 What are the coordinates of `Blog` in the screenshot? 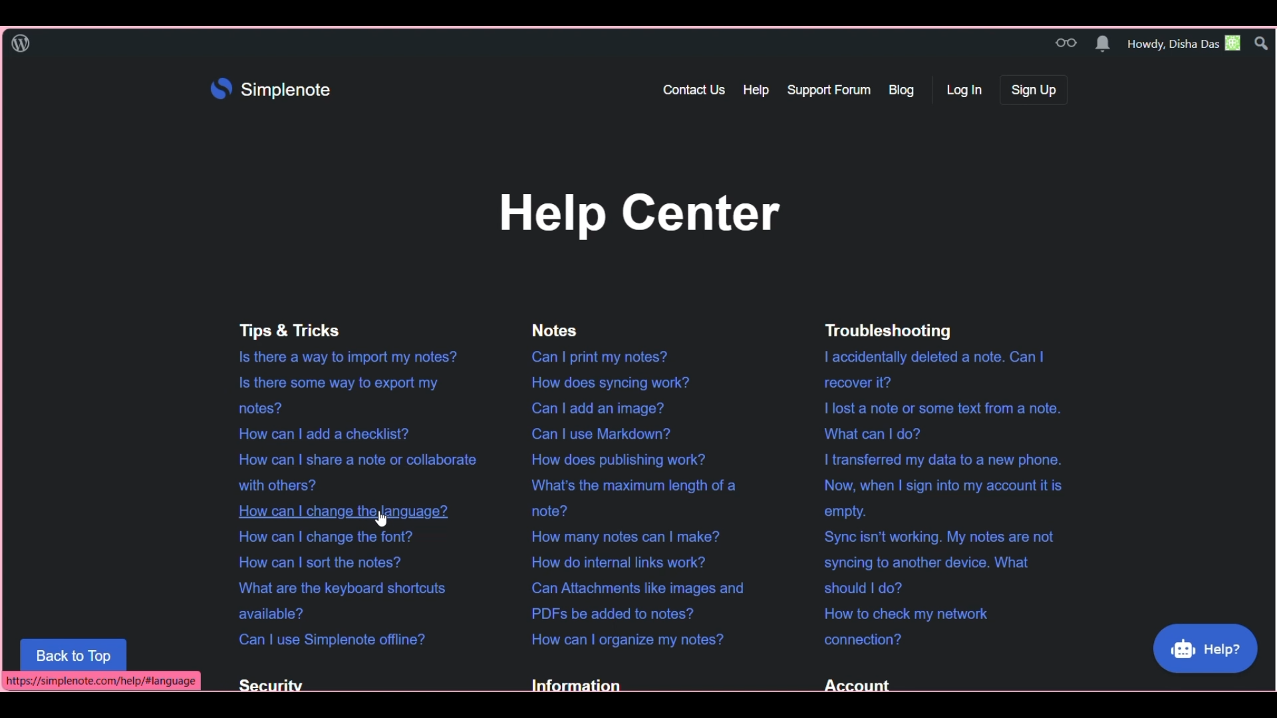 It's located at (906, 90).